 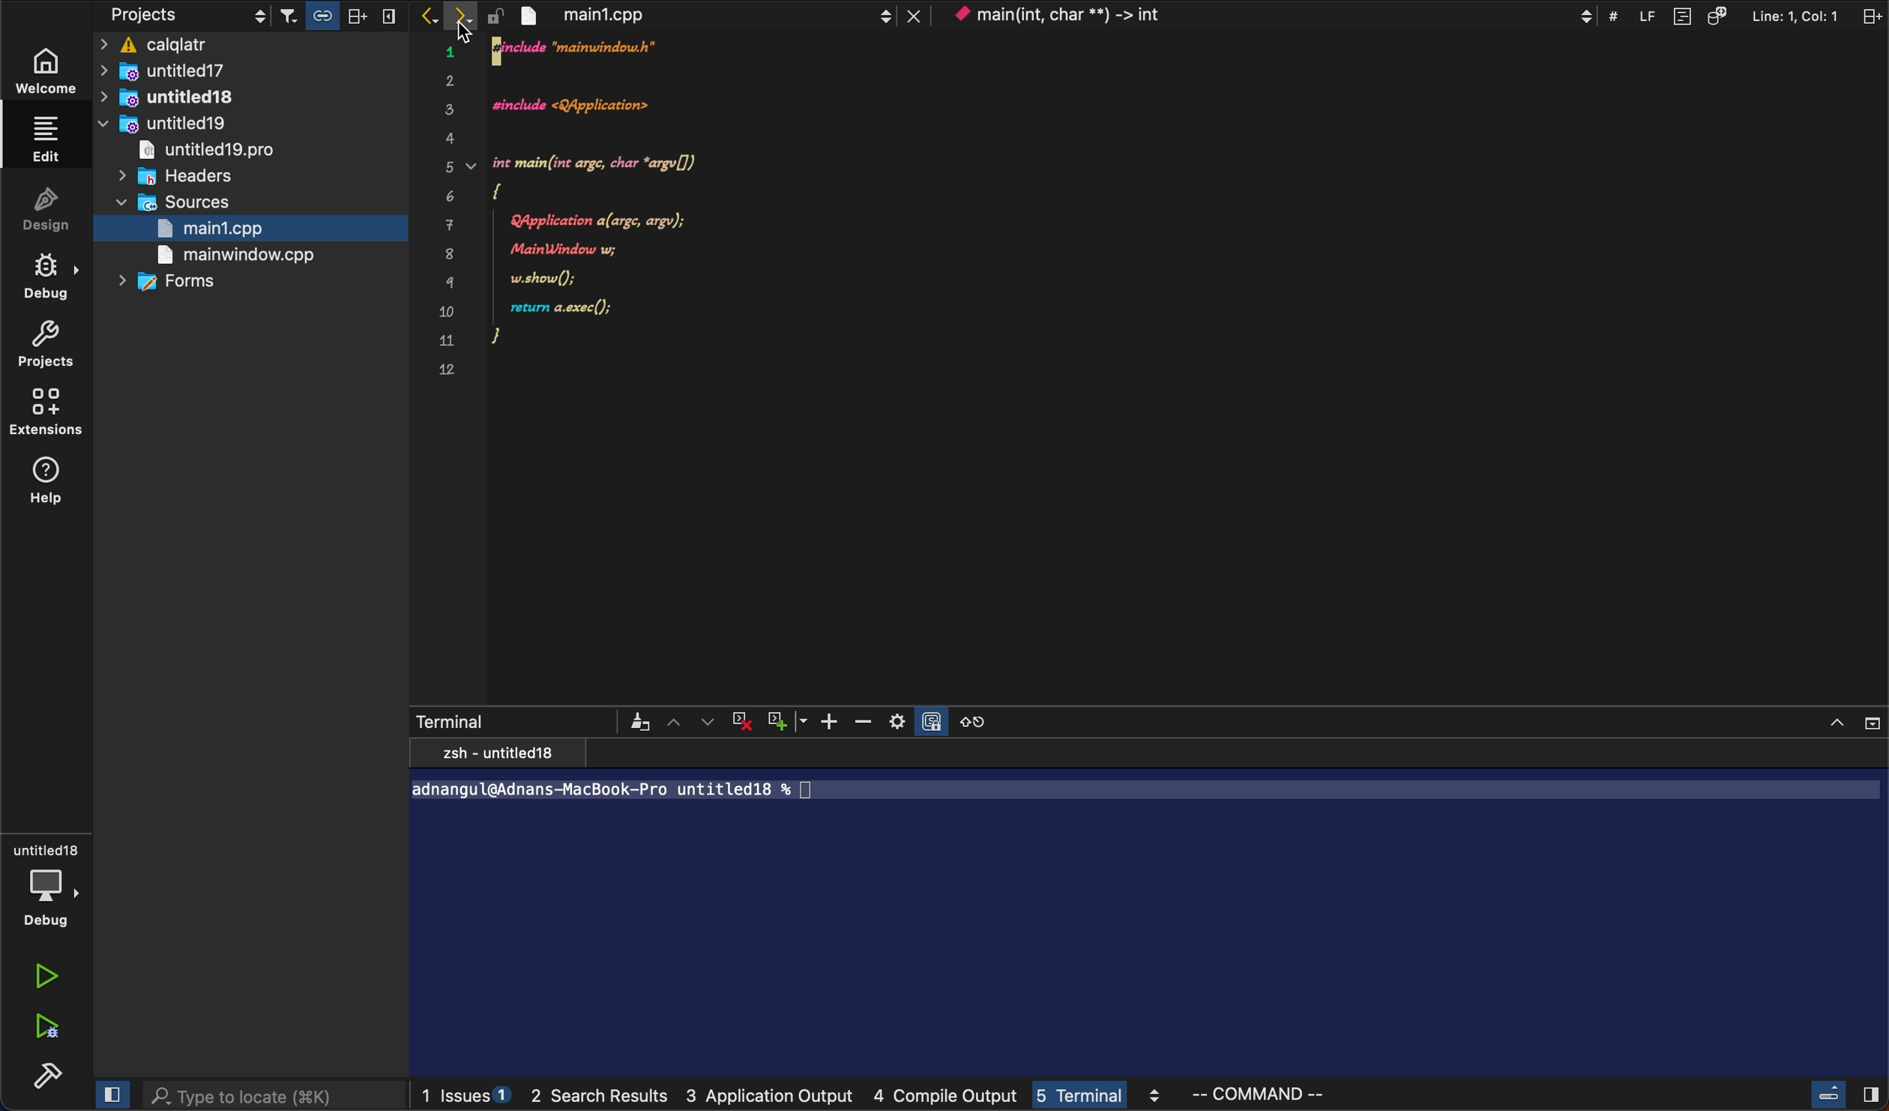 I want to click on application output, so click(x=769, y=1098).